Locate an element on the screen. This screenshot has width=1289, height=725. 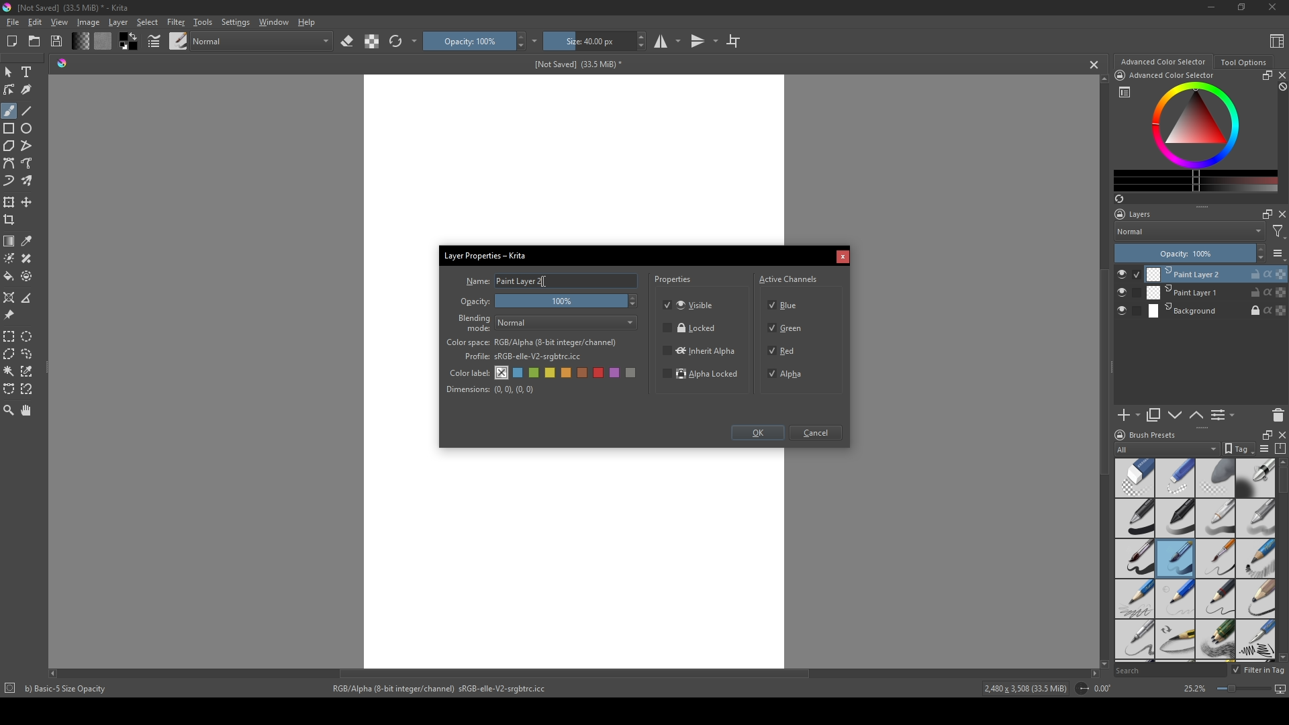
Opacity: 100% is located at coordinates (1182, 254).